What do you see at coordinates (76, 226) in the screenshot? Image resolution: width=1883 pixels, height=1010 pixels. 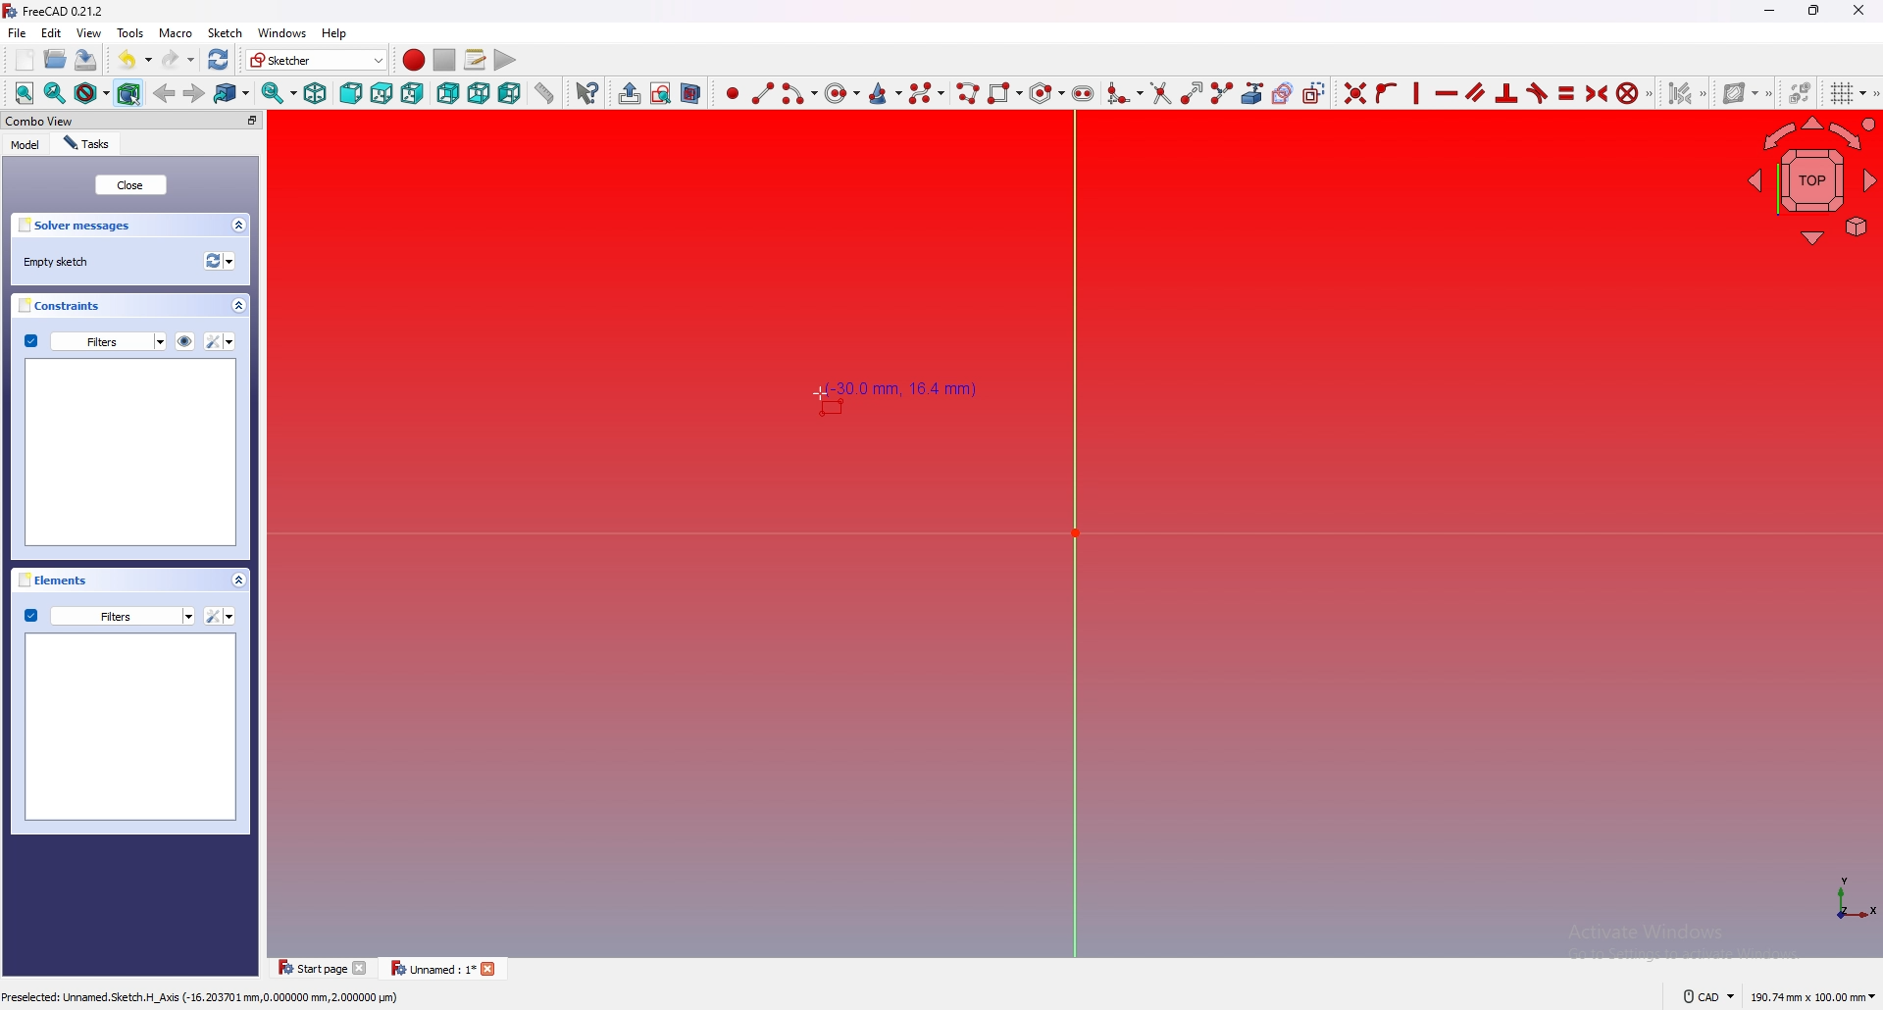 I see `solver messages` at bounding box center [76, 226].